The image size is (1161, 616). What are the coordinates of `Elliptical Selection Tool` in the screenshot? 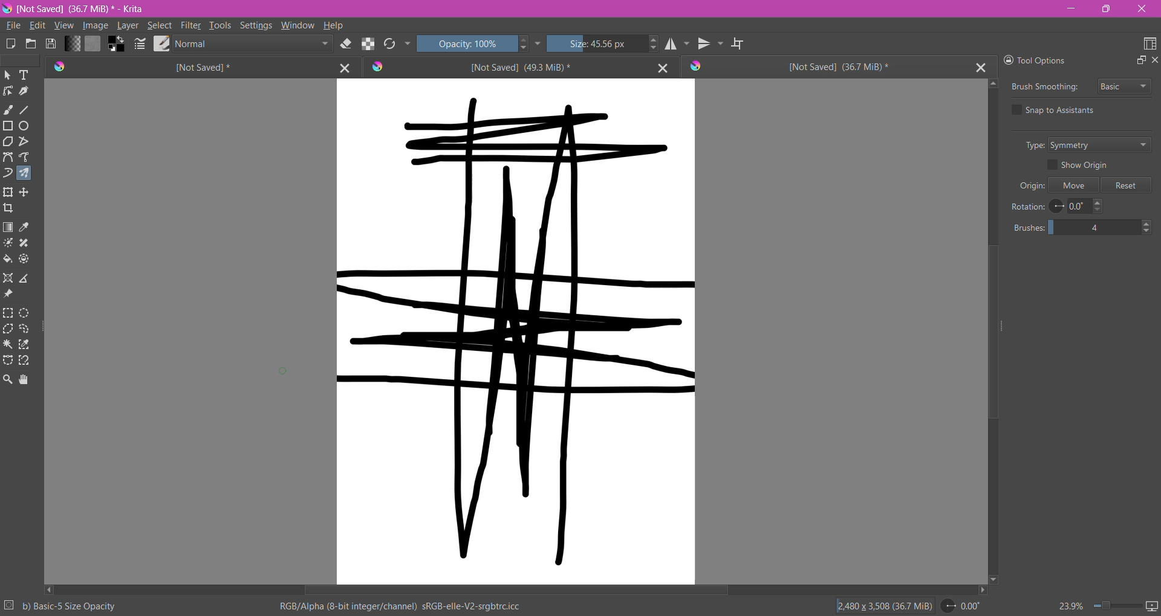 It's located at (25, 313).